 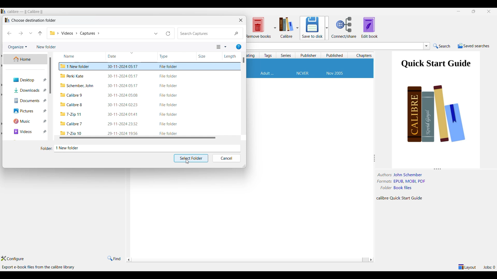 What do you see at coordinates (334, 46) in the screenshot?
I see `Input search` at bounding box center [334, 46].